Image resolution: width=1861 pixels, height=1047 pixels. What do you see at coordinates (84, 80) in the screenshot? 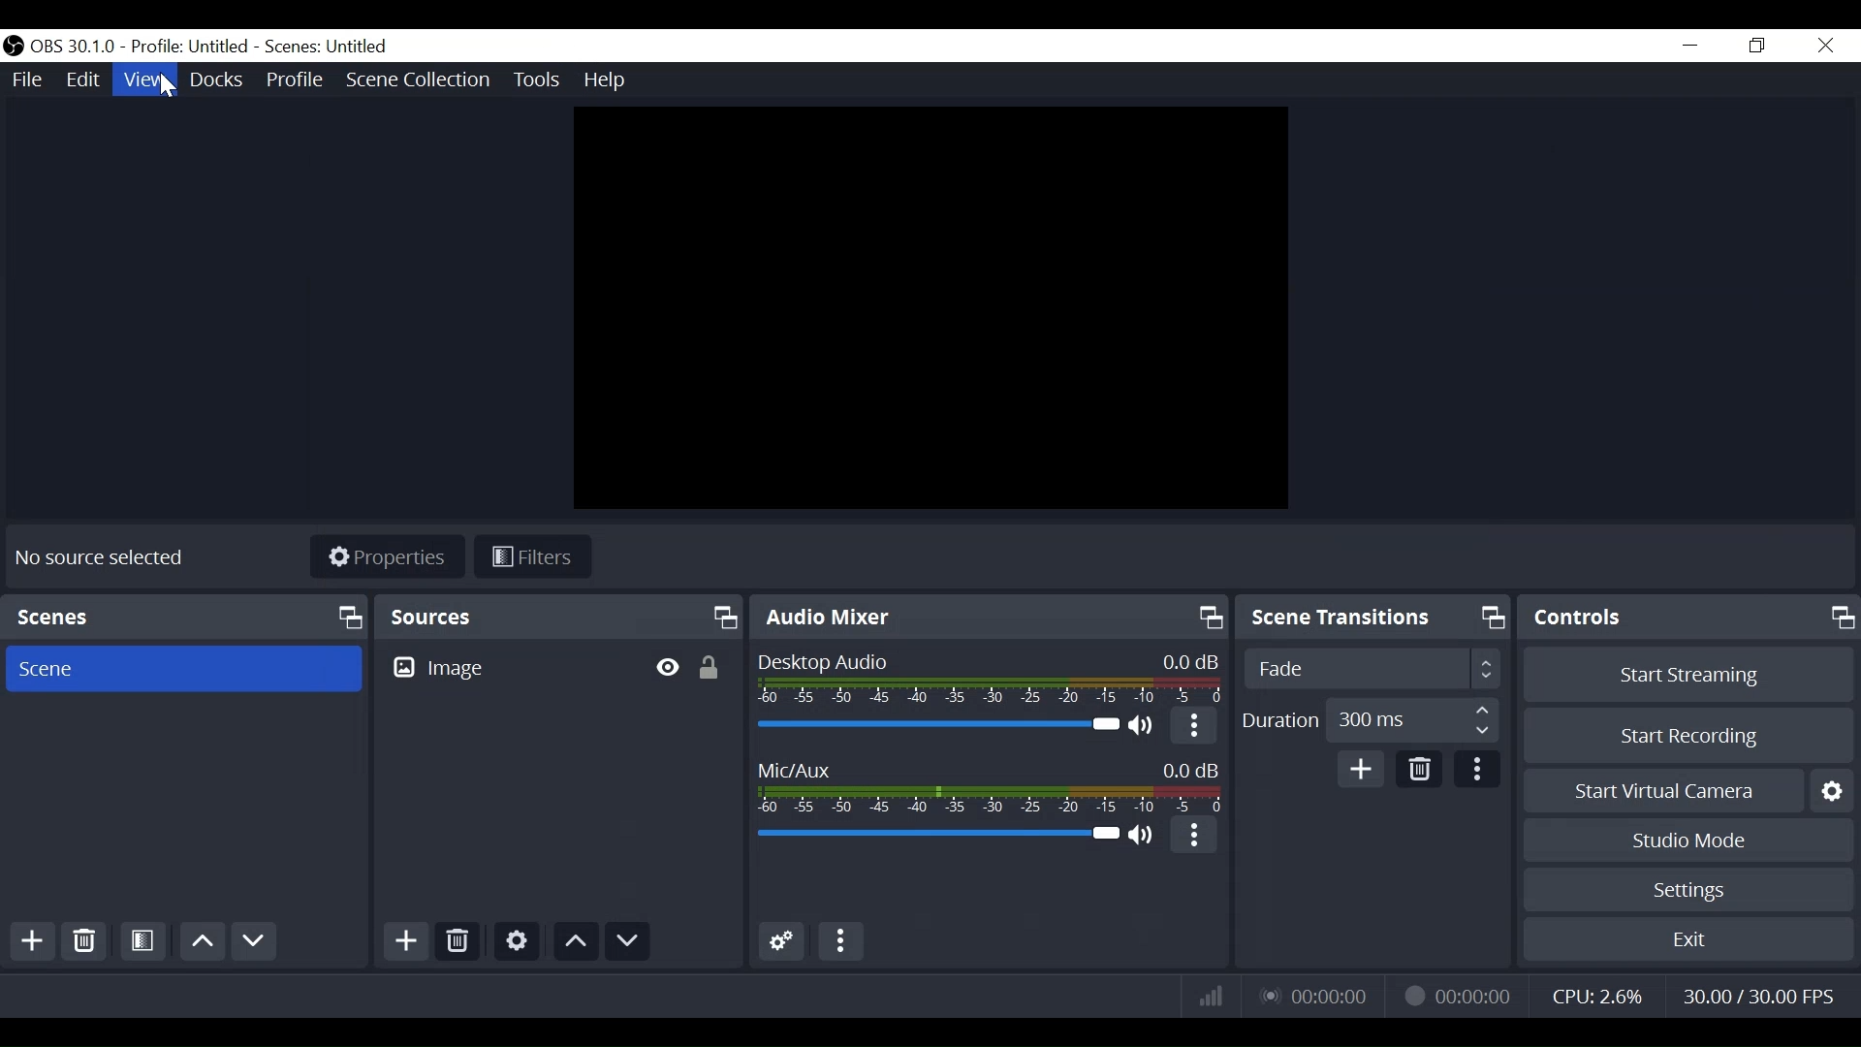
I see `Edit` at bounding box center [84, 80].